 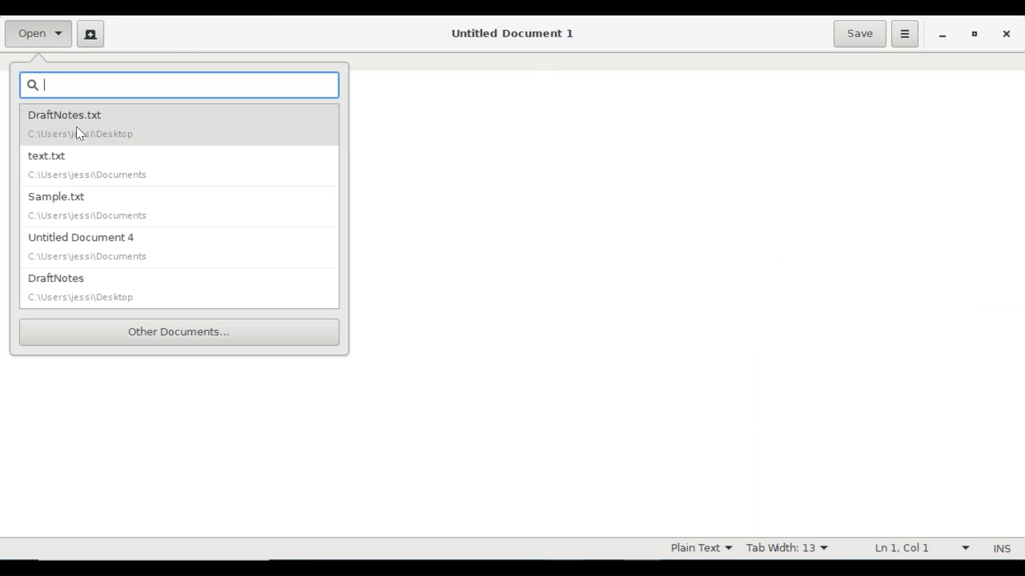 What do you see at coordinates (179, 249) in the screenshot?
I see `Untitled Document 4` at bounding box center [179, 249].